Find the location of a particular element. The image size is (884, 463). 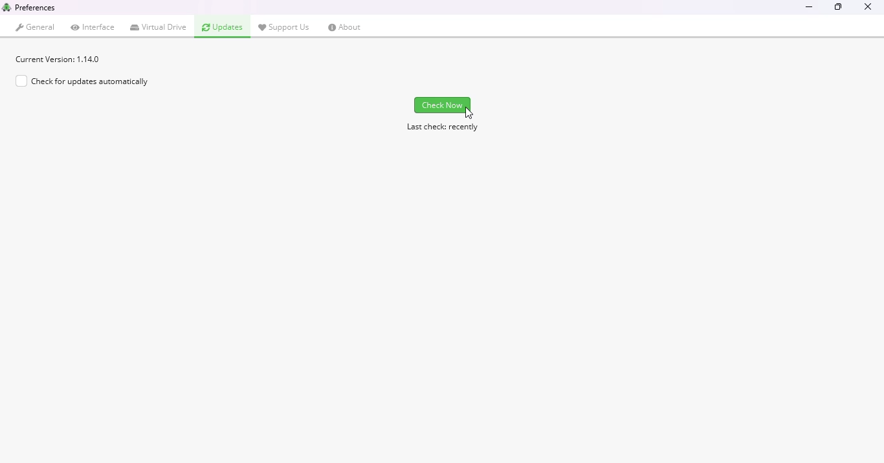

cursor is located at coordinates (470, 113).